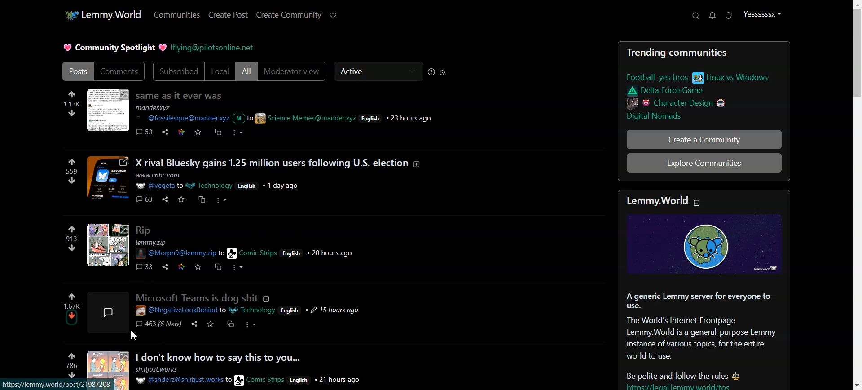 This screenshot has height=390, width=862. Describe the element at coordinates (443, 72) in the screenshot. I see `RSS` at that location.